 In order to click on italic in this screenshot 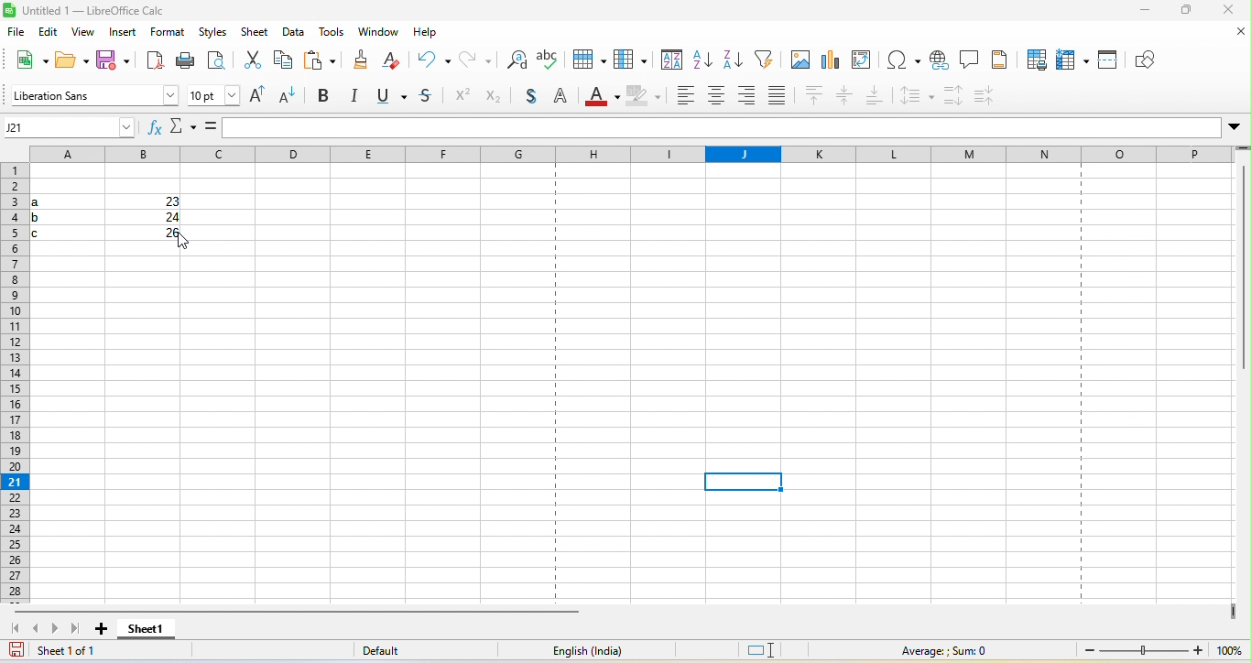, I will do `click(358, 96)`.